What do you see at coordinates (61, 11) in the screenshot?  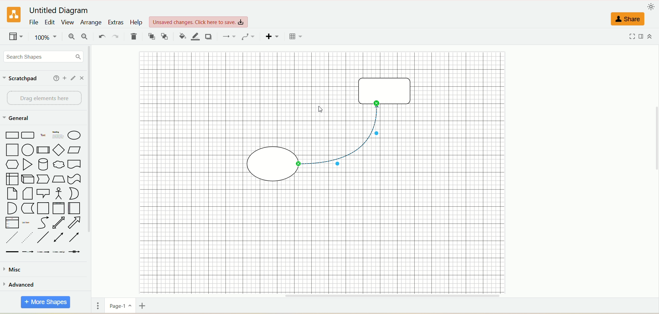 I see `title` at bounding box center [61, 11].